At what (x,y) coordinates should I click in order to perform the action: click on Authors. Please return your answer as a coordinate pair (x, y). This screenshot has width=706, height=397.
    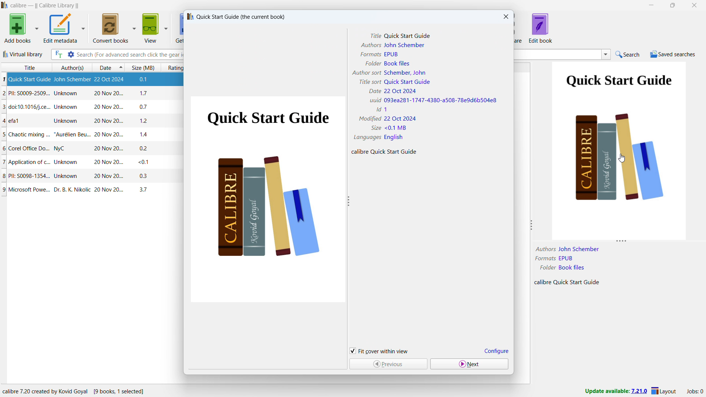
    Looking at the image, I should click on (370, 45).